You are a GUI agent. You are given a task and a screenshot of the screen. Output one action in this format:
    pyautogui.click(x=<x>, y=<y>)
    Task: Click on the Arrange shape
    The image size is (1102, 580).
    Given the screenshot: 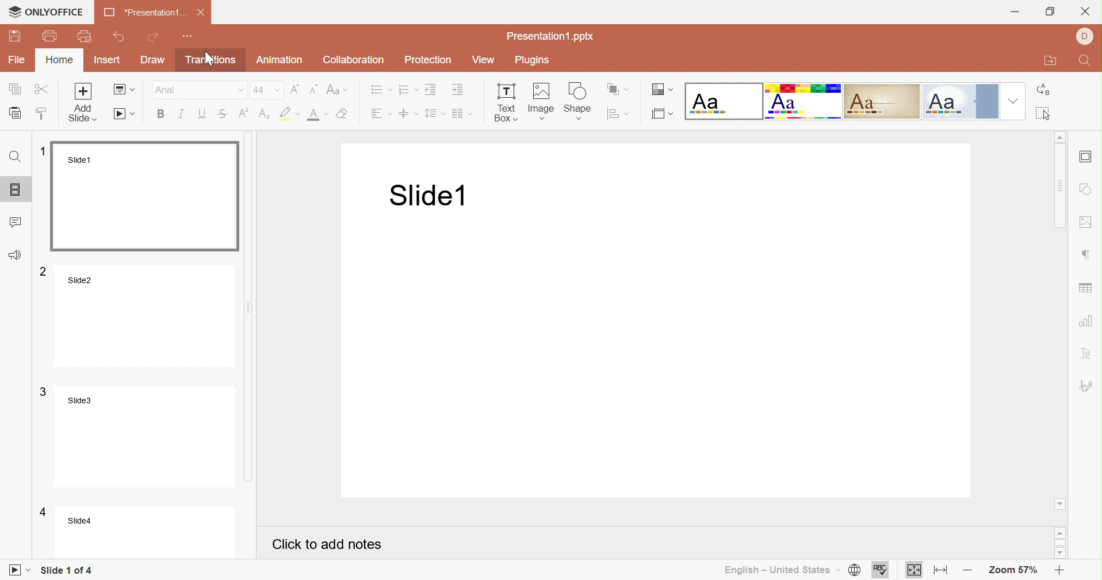 What is the action you would take?
    pyautogui.click(x=619, y=89)
    